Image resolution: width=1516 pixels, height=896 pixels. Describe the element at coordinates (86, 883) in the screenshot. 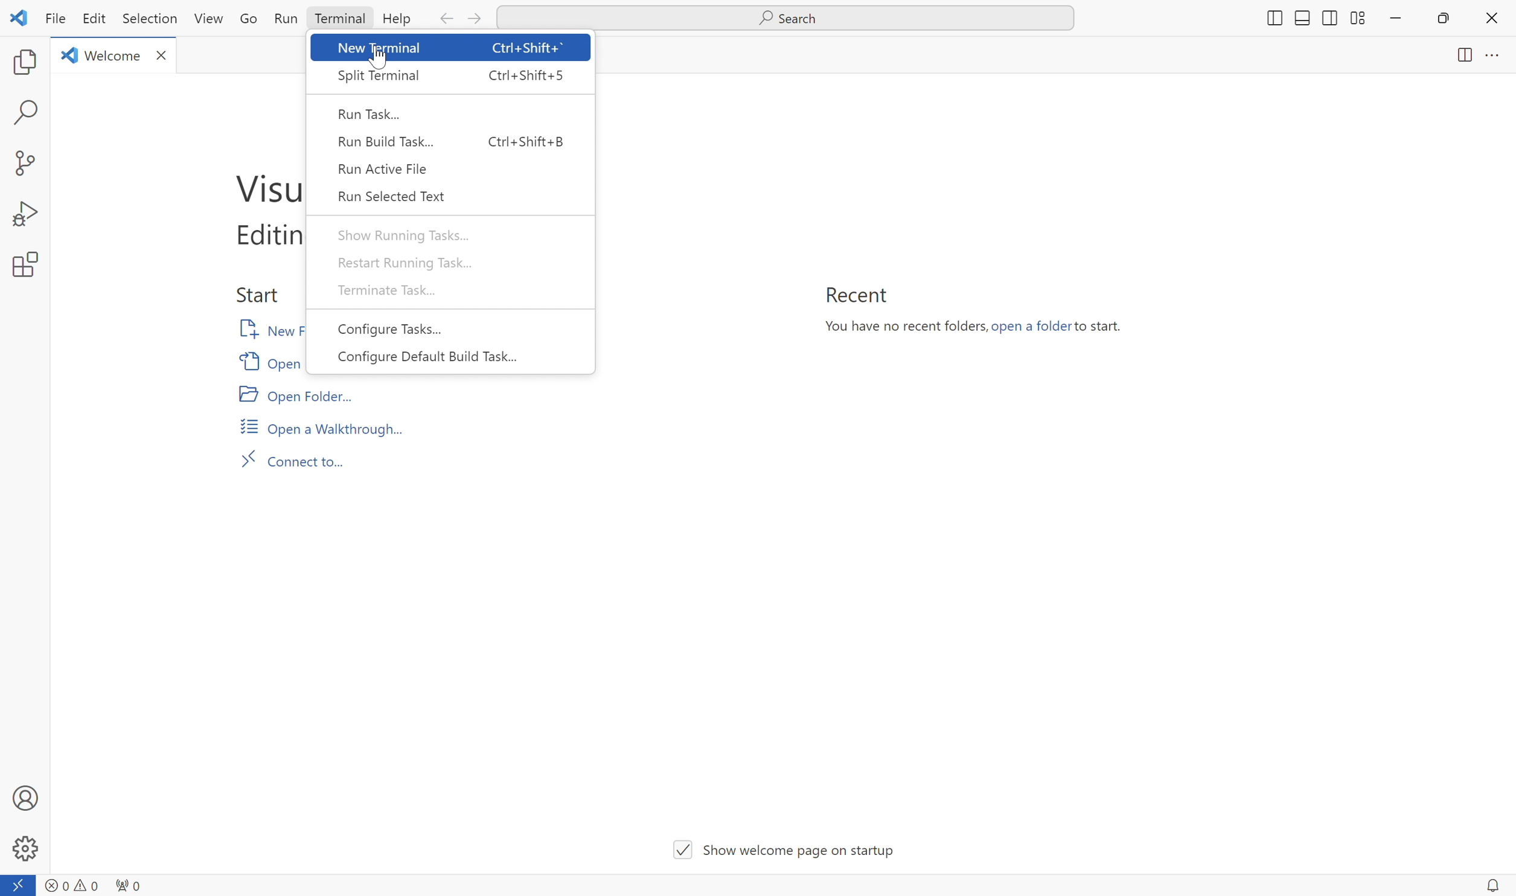

I see `warnings` at that location.